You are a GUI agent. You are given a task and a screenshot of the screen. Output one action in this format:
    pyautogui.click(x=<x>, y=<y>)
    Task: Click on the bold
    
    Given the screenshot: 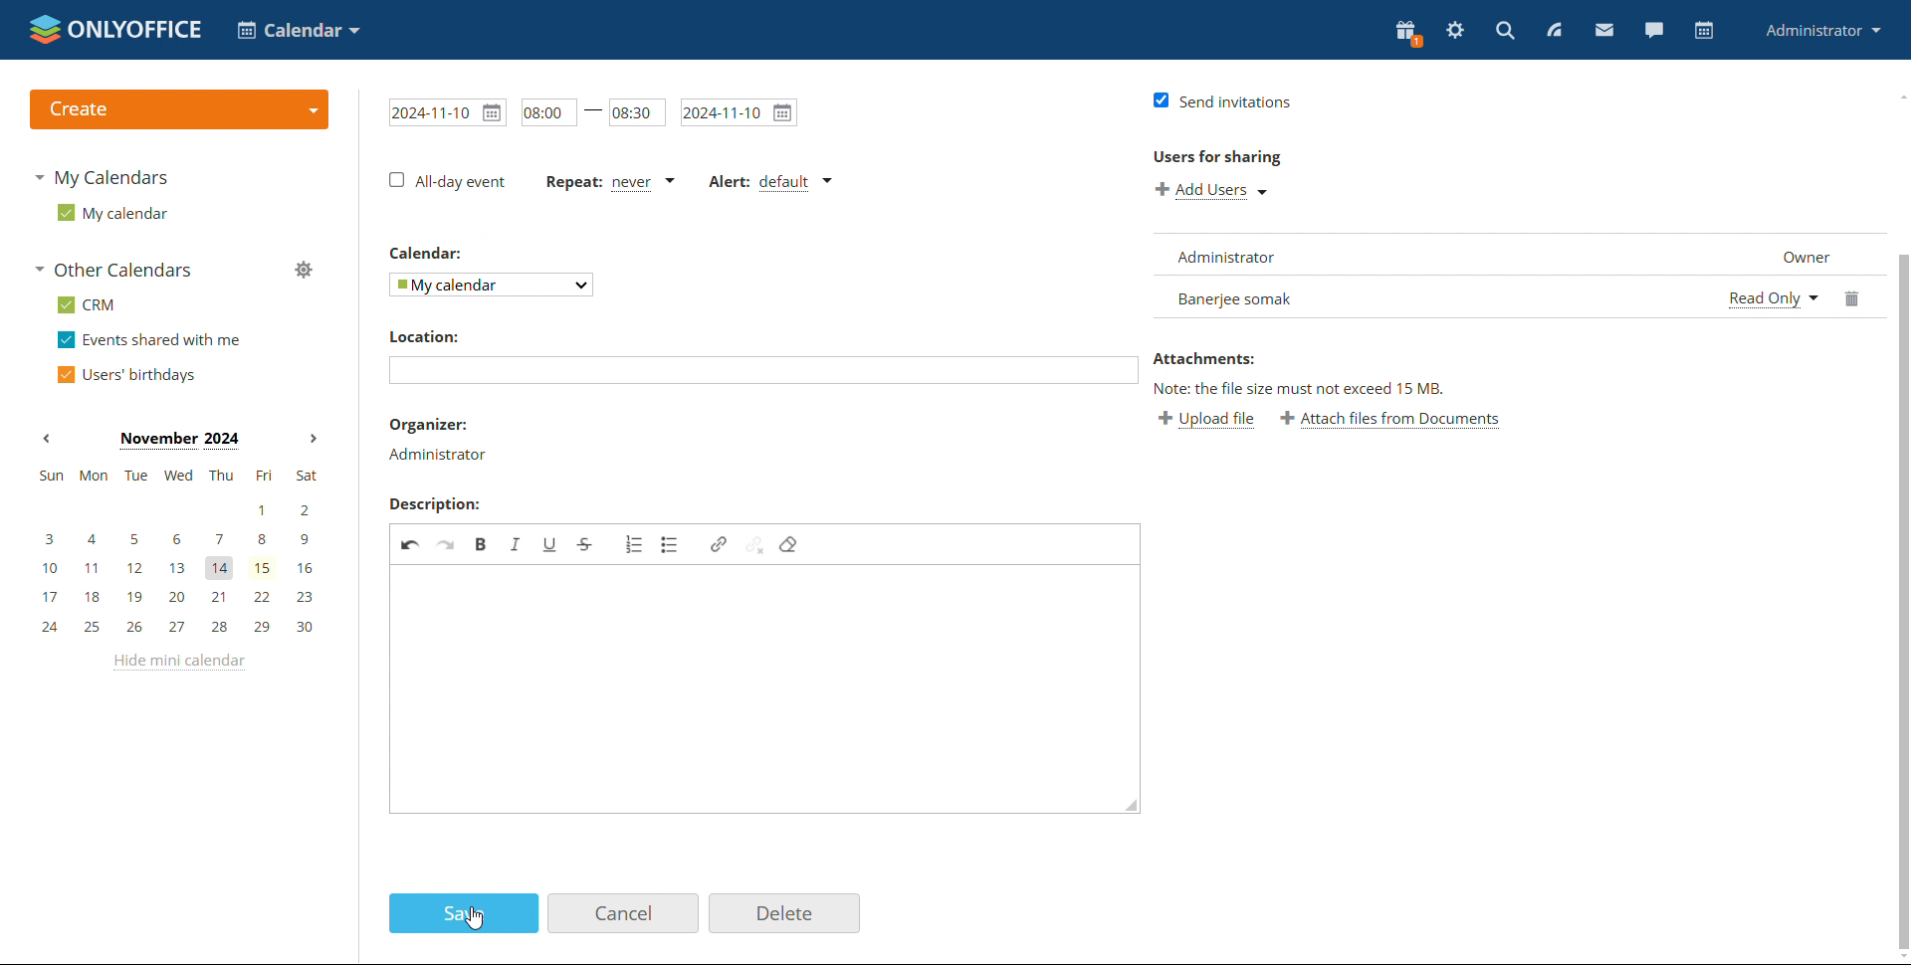 What is the action you would take?
    pyautogui.click(x=482, y=543)
    